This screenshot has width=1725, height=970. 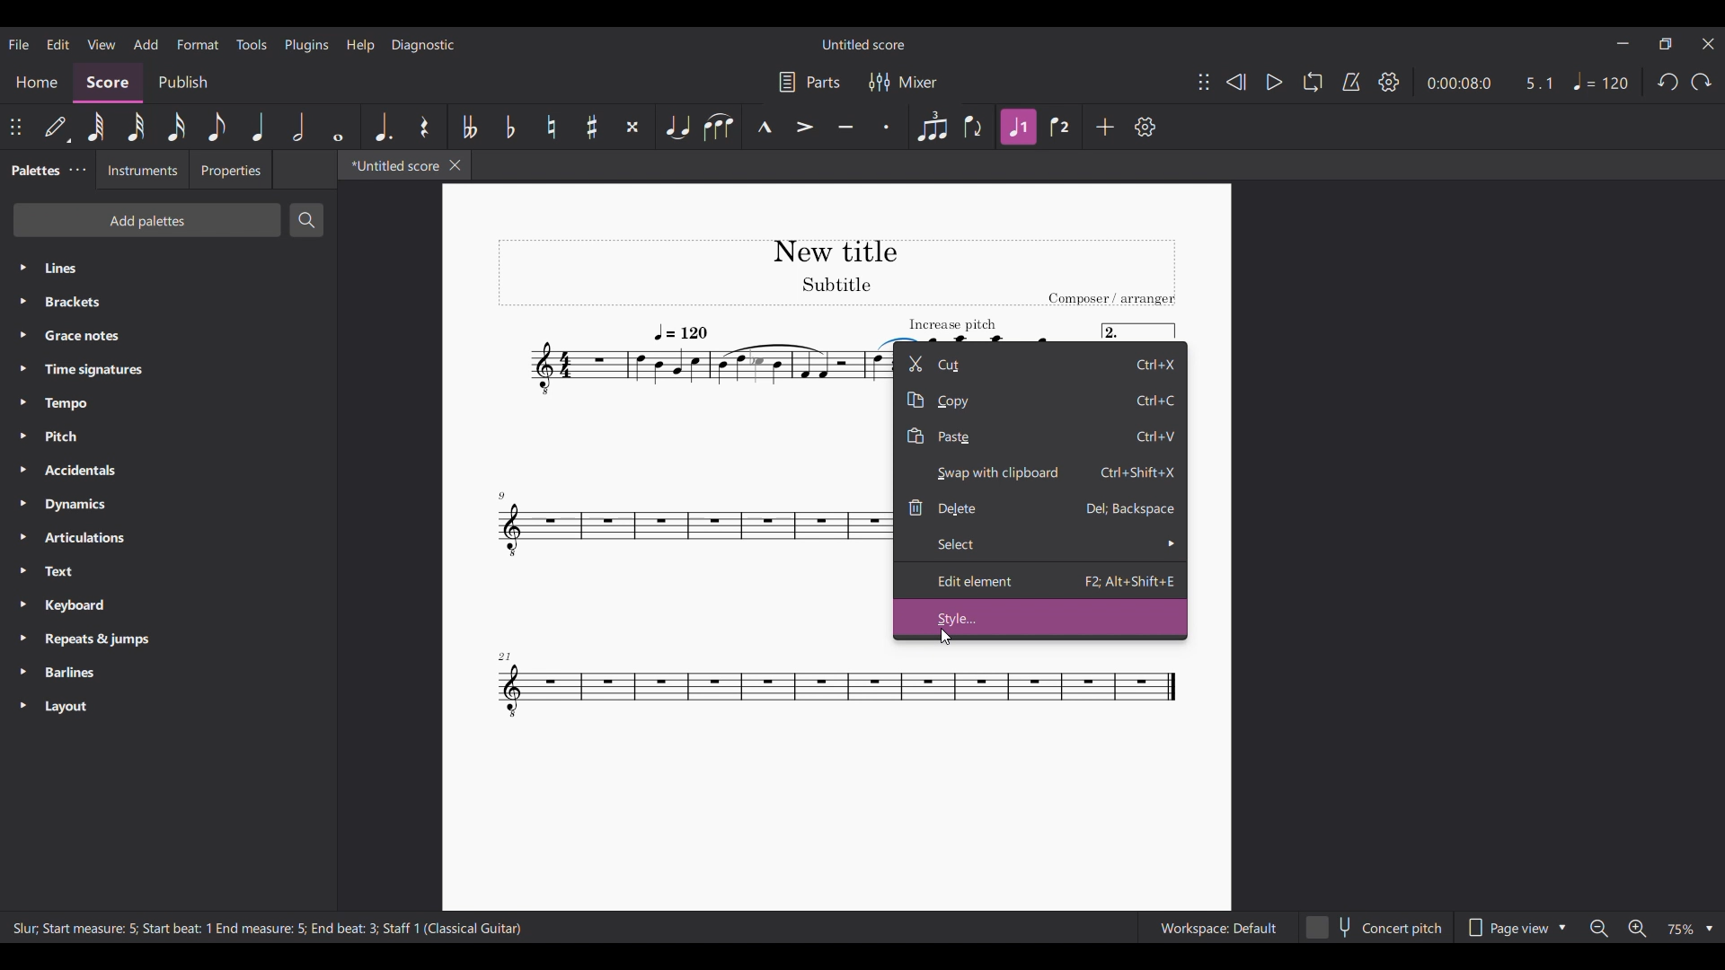 What do you see at coordinates (719, 127) in the screenshot?
I see `Slur` at bounding box center [719, 127].